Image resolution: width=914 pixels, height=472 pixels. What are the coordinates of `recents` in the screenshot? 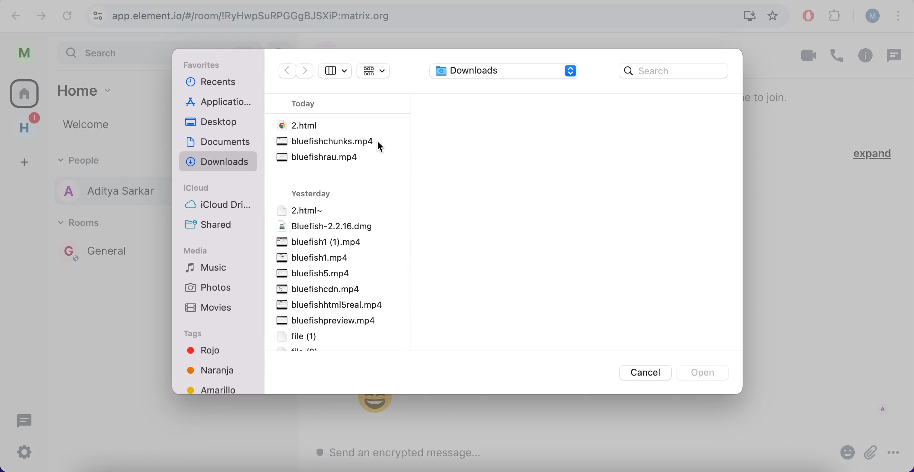 It's located at (220, 83).